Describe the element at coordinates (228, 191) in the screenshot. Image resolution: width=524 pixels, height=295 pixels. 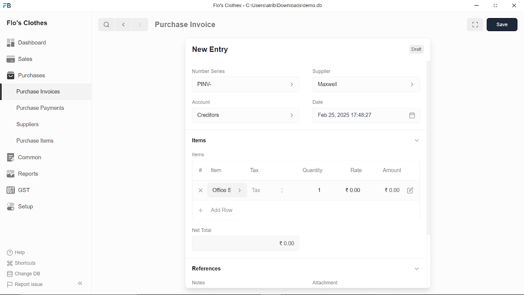
I see `Office supplies` at that location.